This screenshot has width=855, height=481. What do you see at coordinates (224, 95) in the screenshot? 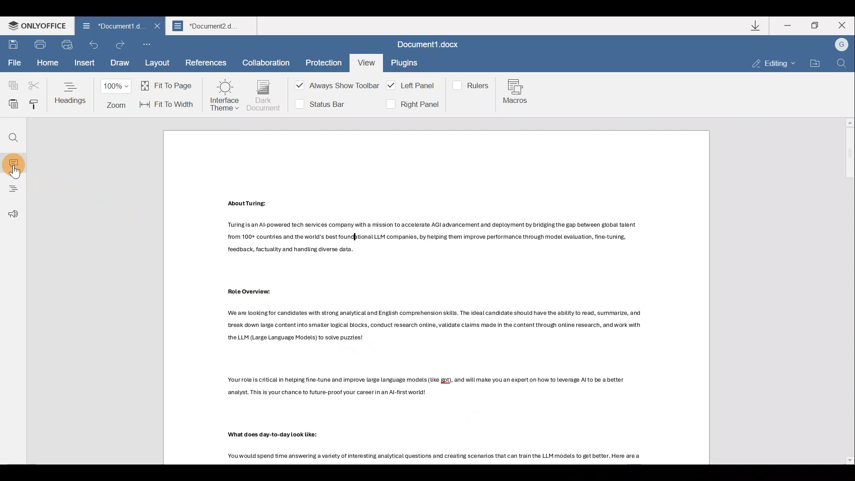
I see `Interface theme` at bounding box center [224, 95].